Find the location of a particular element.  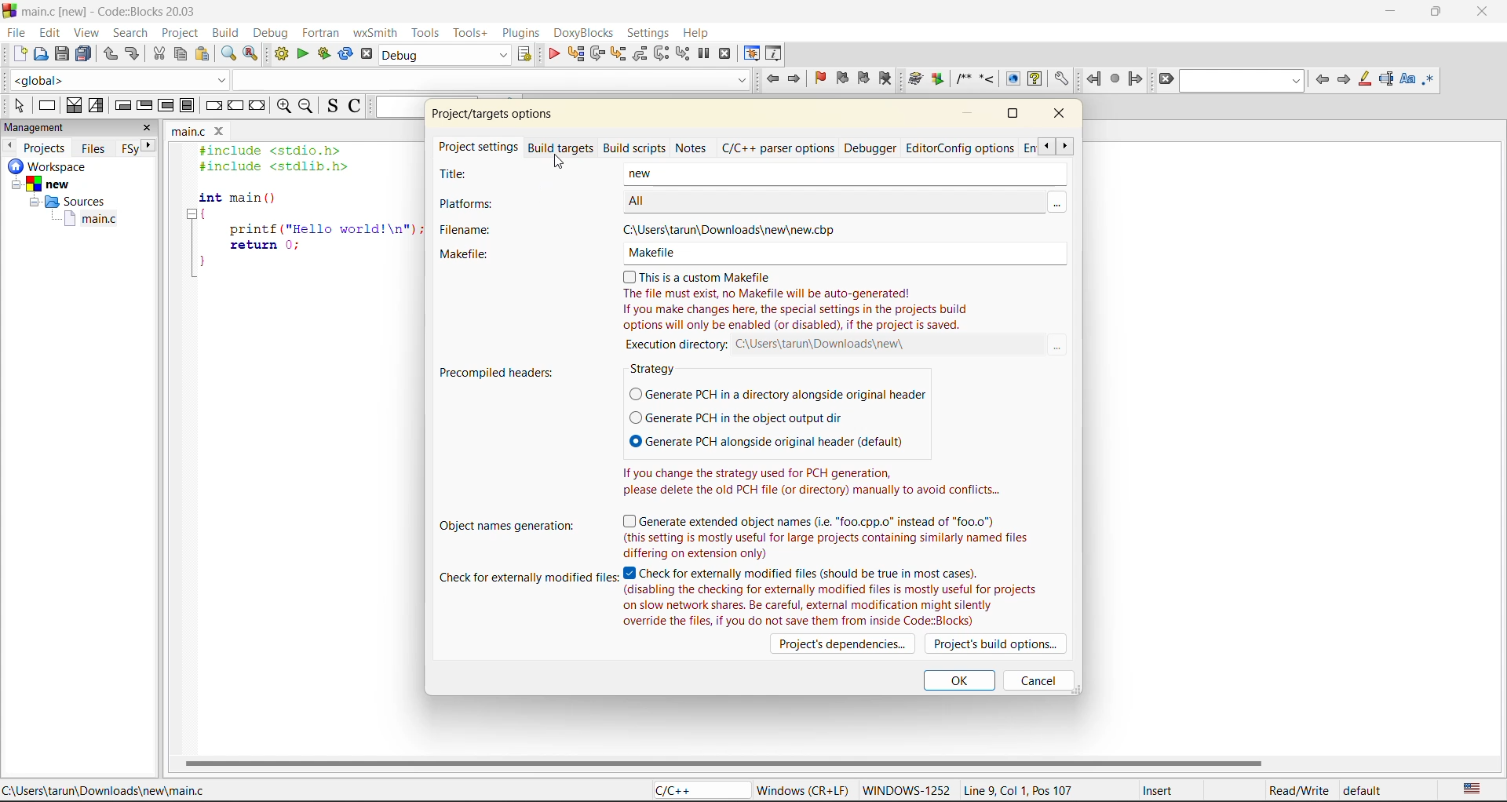

projects build options is located at coordinates (999, 644).